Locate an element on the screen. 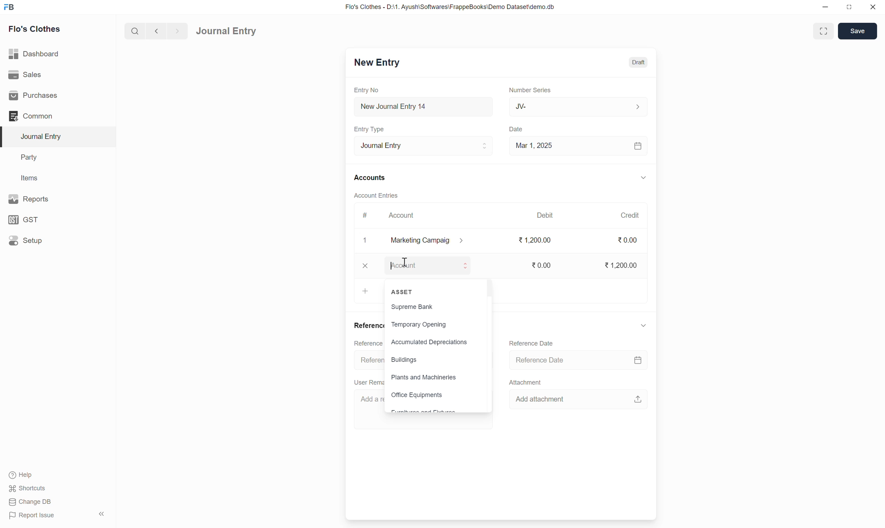 Image resolution: width=885 pixels, height=528 pixels. # is located at coordinates (365, 215).